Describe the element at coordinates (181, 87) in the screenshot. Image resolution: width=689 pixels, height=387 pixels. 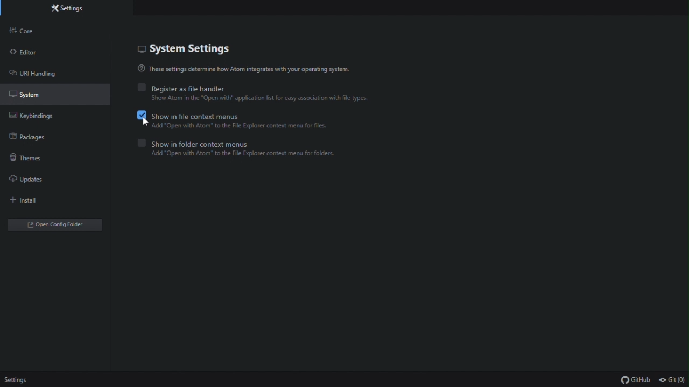
I see `Register as file handler` at that location.